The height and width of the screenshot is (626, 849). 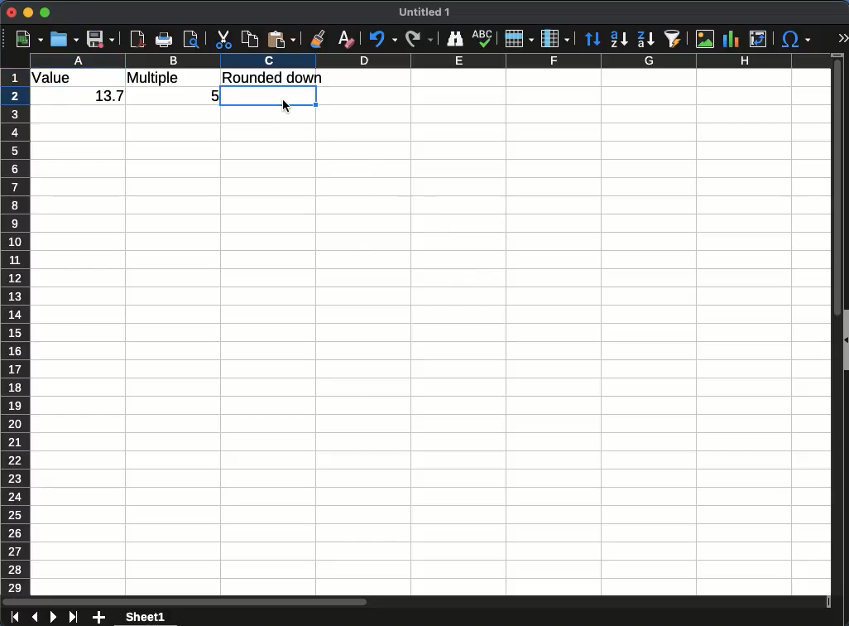 What do you see at coordinates (98, 616) in the screenshot?
I see `add sheet` at bounding box center [98, 616].